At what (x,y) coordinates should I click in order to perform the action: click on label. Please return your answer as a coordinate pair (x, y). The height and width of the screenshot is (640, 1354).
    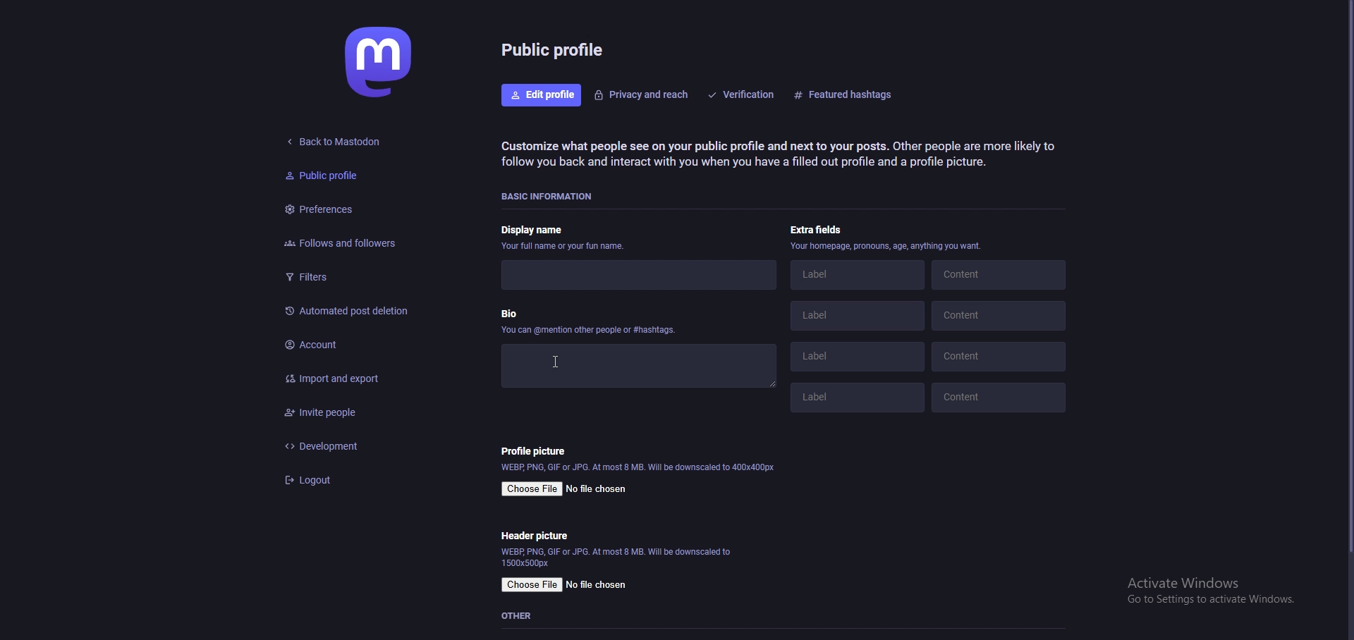
    Looking at the image, I should click on (858, 315).